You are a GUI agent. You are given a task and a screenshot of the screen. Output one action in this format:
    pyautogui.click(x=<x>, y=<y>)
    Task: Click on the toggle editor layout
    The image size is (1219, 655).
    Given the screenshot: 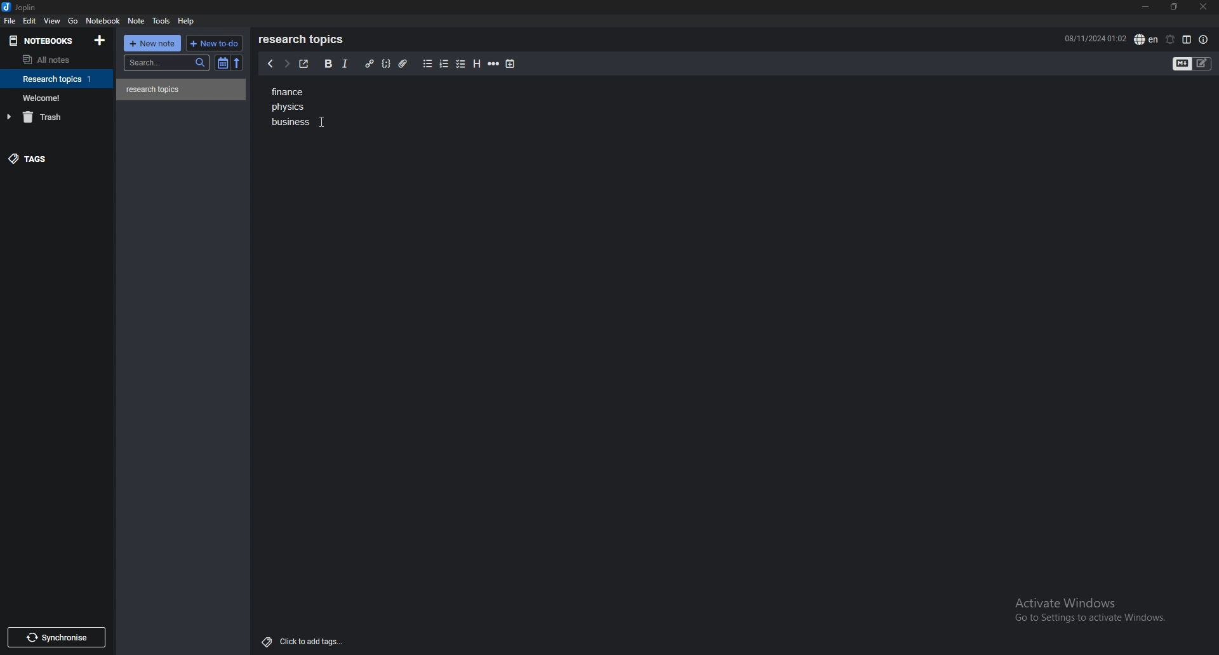 What is the action you would take?
    pyautogui.click(x=1187, y=39)
    